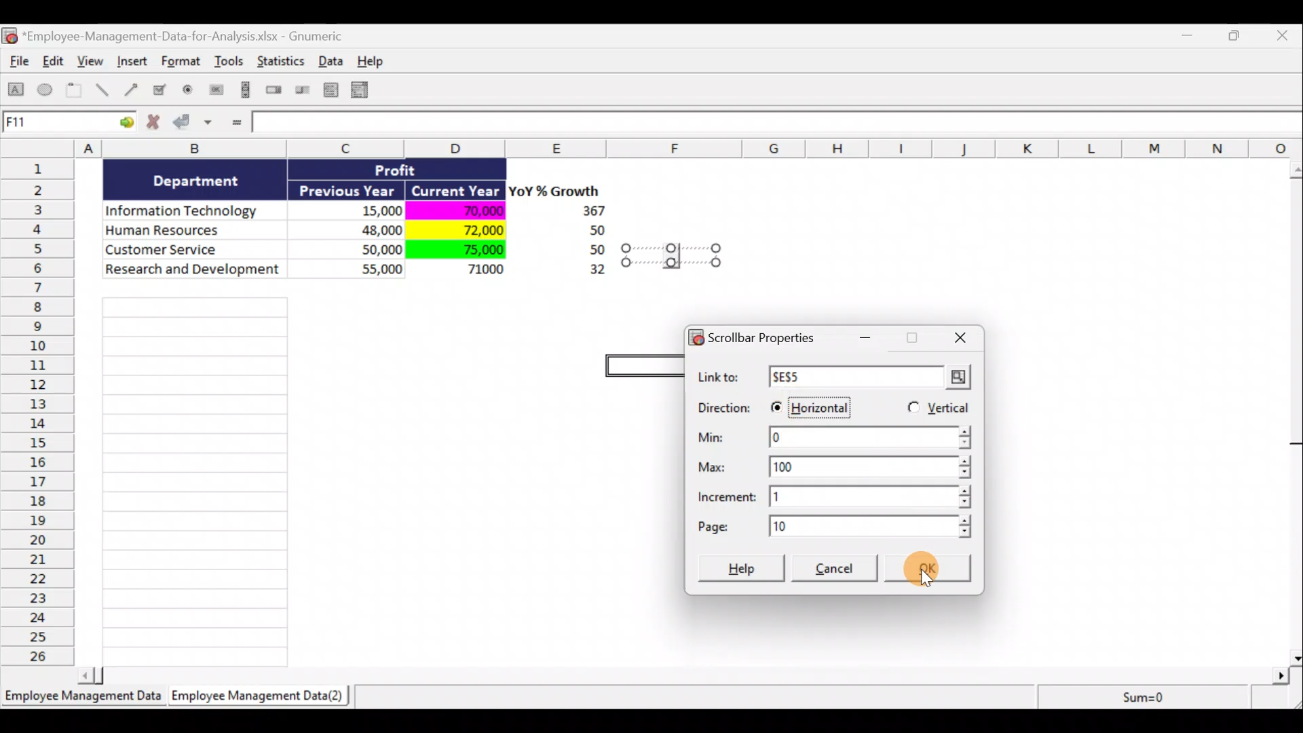 The width and height of the screenshot is (1303, 733). Describe the element at coordinates (215, 93) in the screenshot. I see `Create a button` at that location.